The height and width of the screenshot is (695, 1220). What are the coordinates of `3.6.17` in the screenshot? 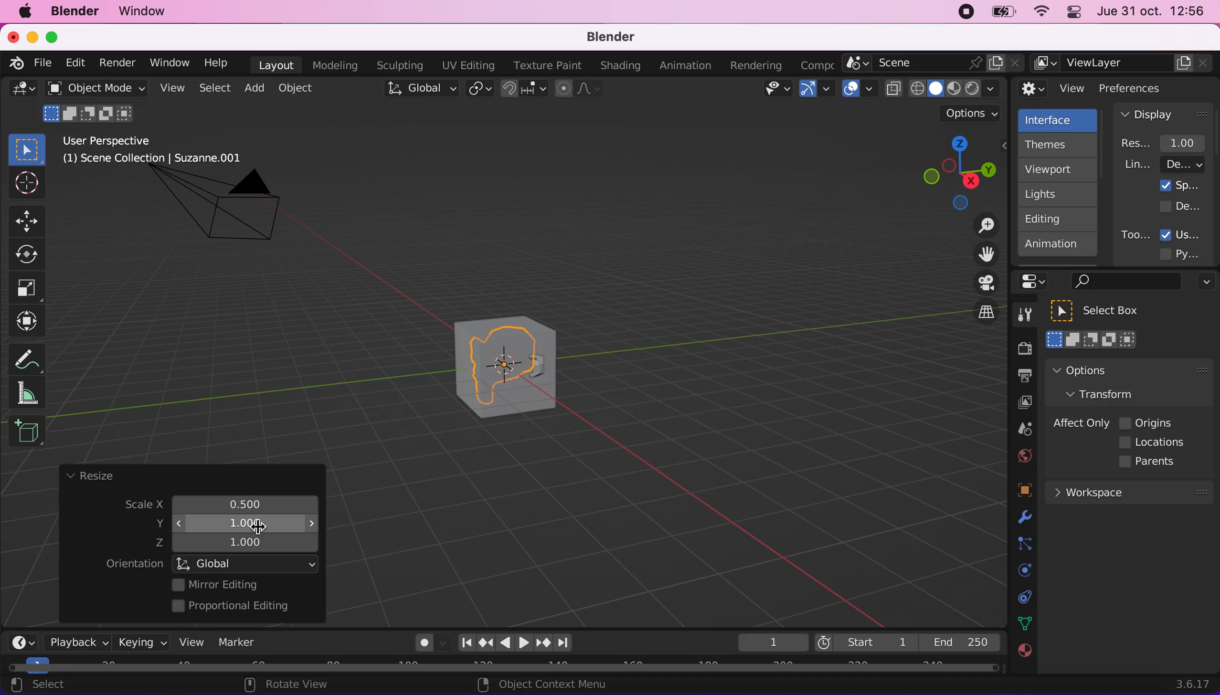 It's located at (1195, 684).